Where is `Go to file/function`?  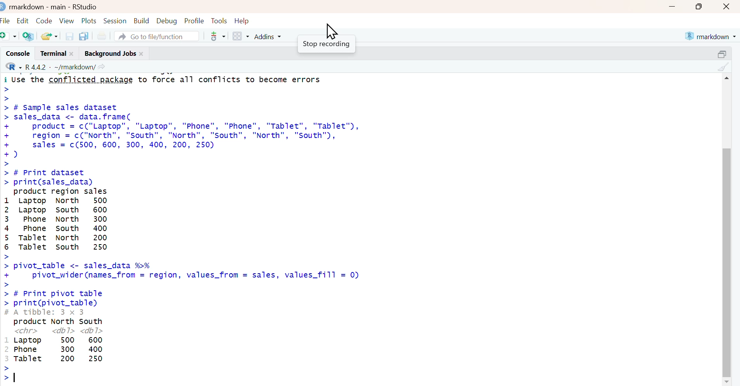 Go to file/function is located at coordinates (157, 36).